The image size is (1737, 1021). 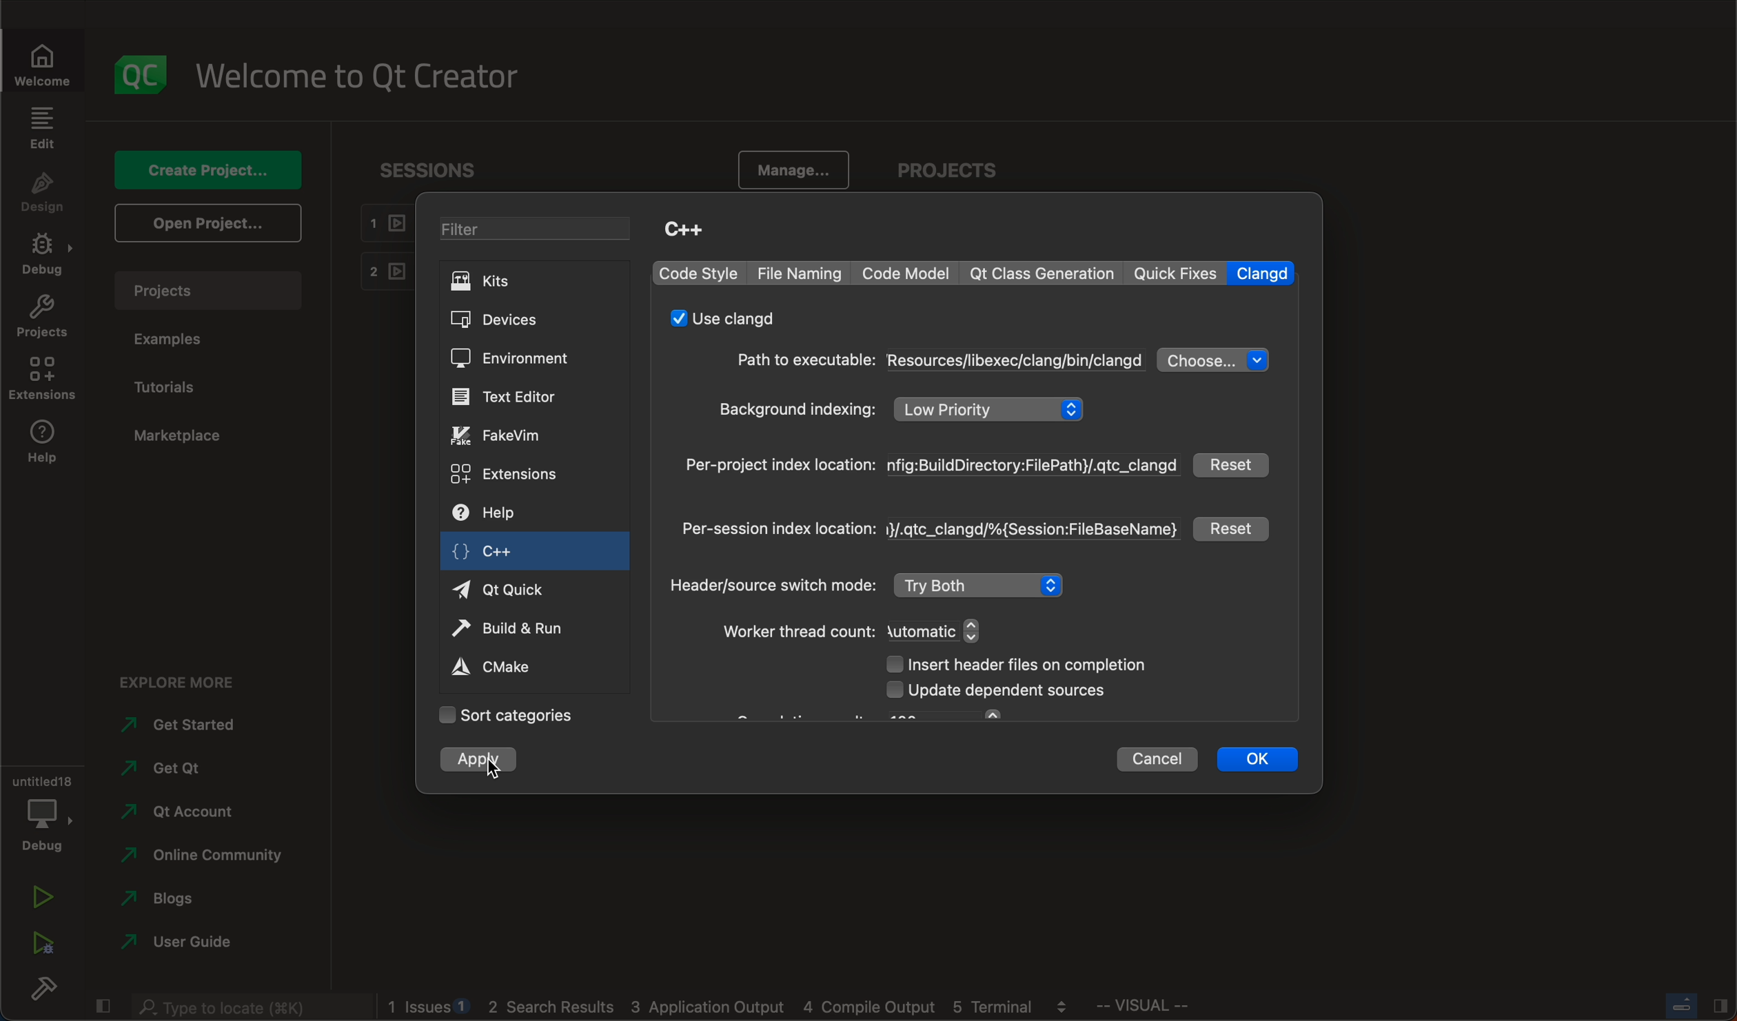 I want to click on C++, so click(x=691, y=232).